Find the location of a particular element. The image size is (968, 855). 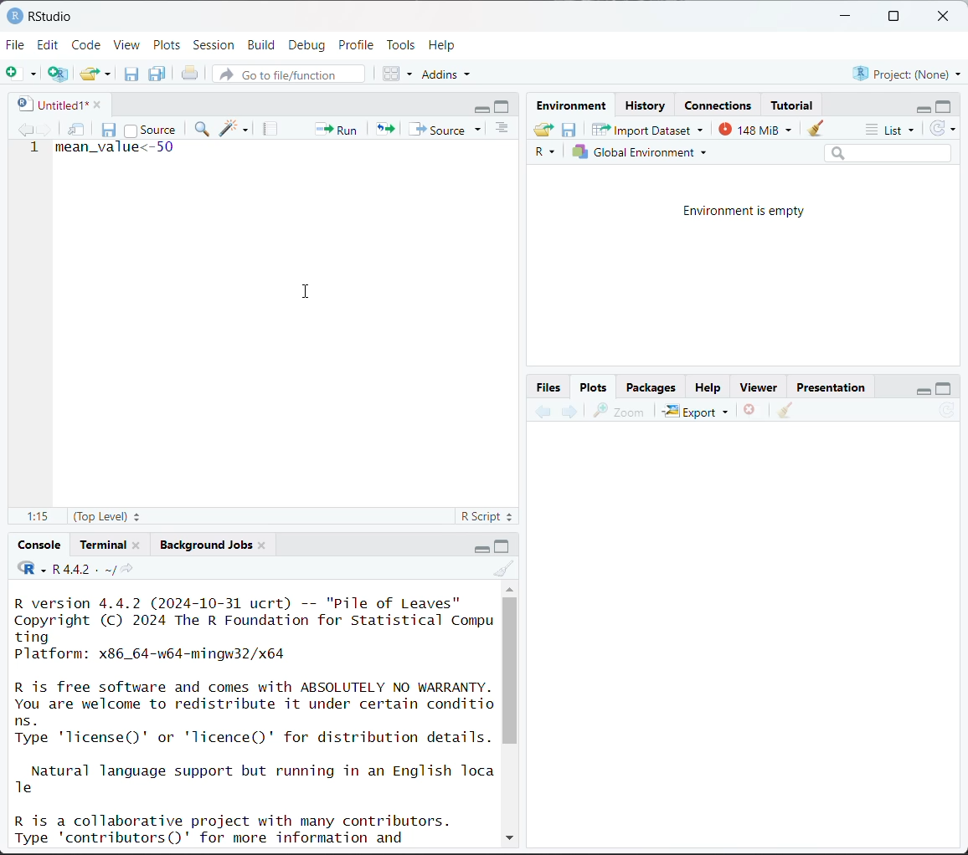

view the current working directory is located at coordinates (126, 569).